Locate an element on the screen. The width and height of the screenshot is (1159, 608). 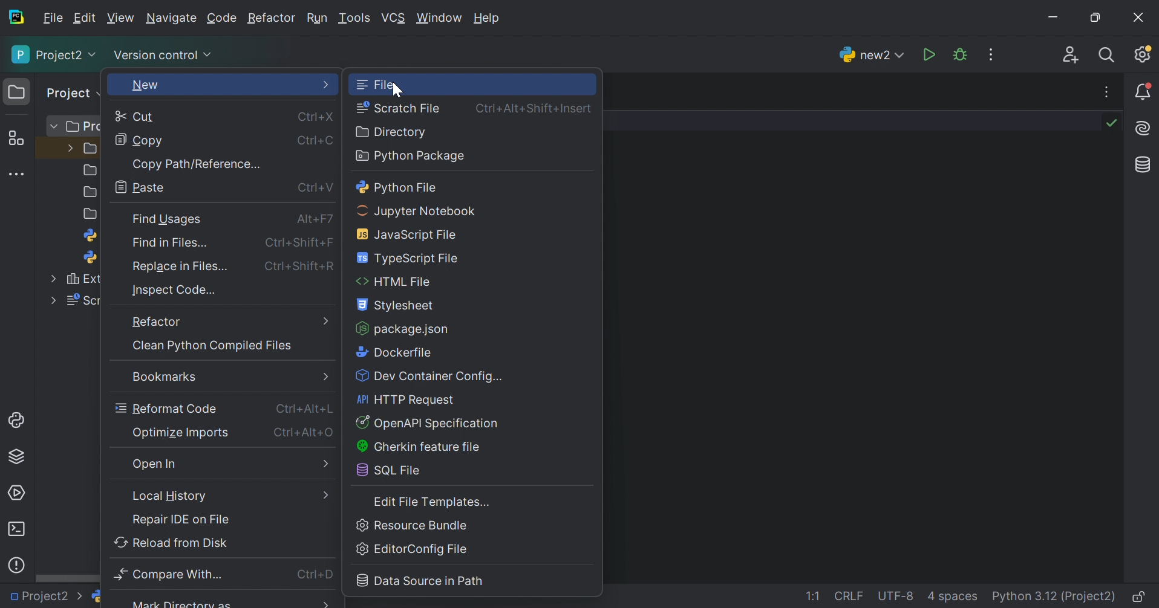
Database is located at coordinates (1141, 164).